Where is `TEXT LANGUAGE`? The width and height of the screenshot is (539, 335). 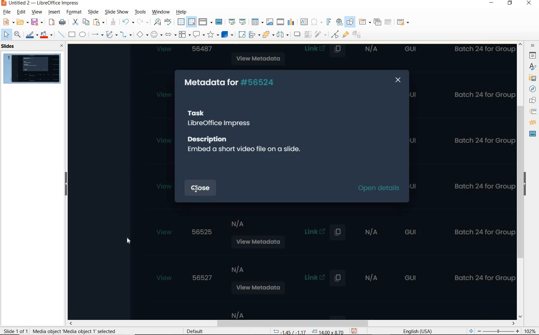
TEXT LANGUAGE is located at coordinates (419, 330).